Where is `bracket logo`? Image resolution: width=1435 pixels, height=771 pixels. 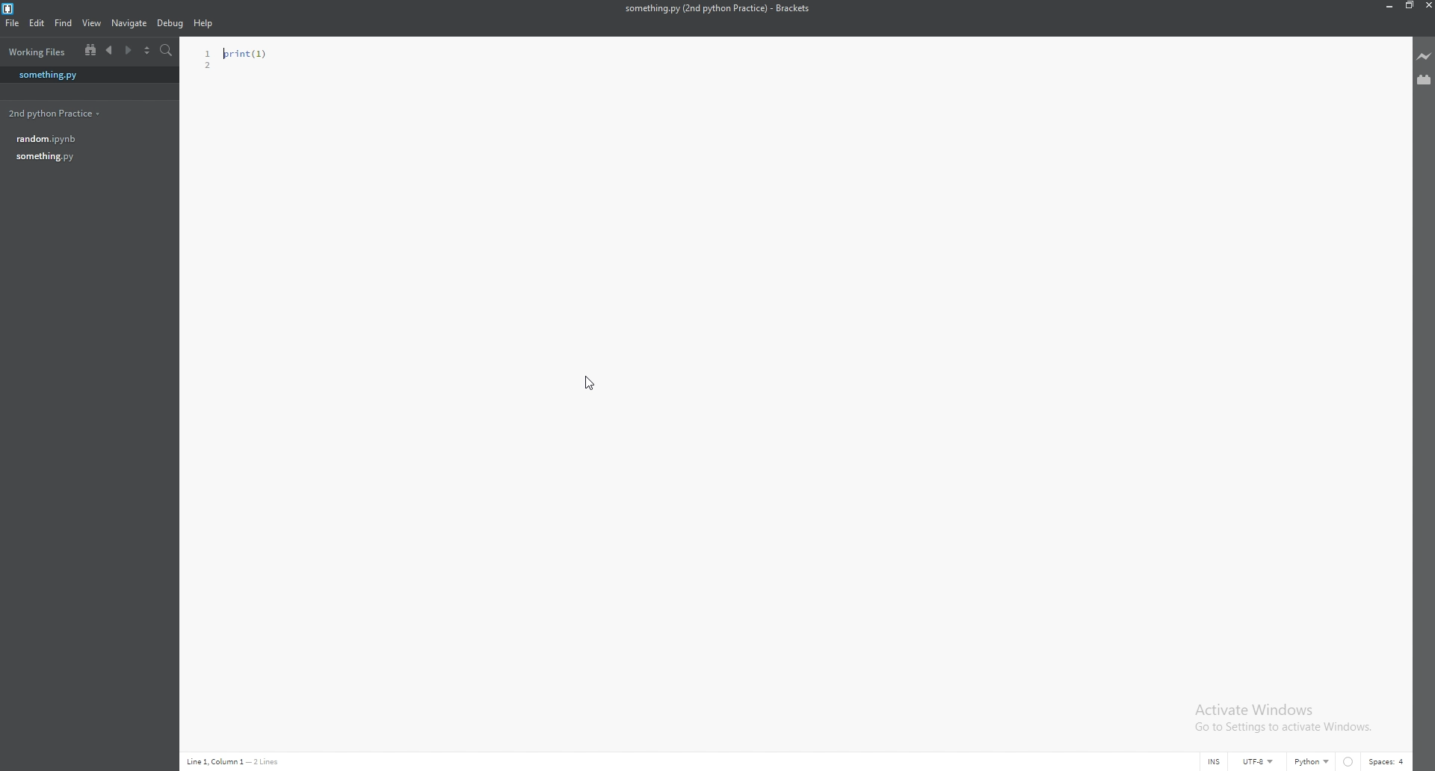
bracket logo is located at coordinates (13, 8).